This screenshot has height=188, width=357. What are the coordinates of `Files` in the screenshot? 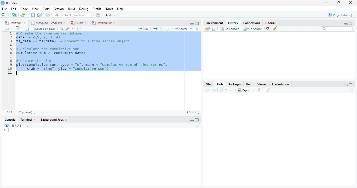 It's located at (210, 84).